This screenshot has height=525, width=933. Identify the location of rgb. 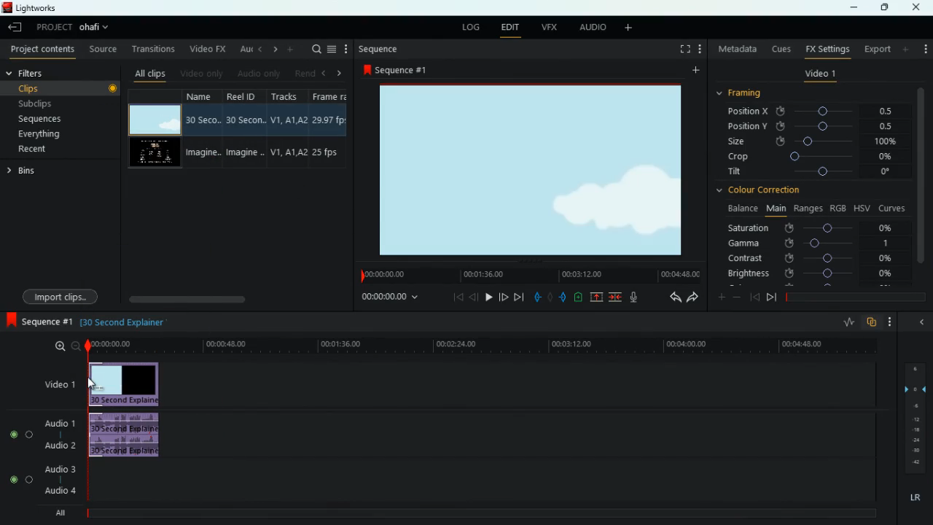
(839, 207).